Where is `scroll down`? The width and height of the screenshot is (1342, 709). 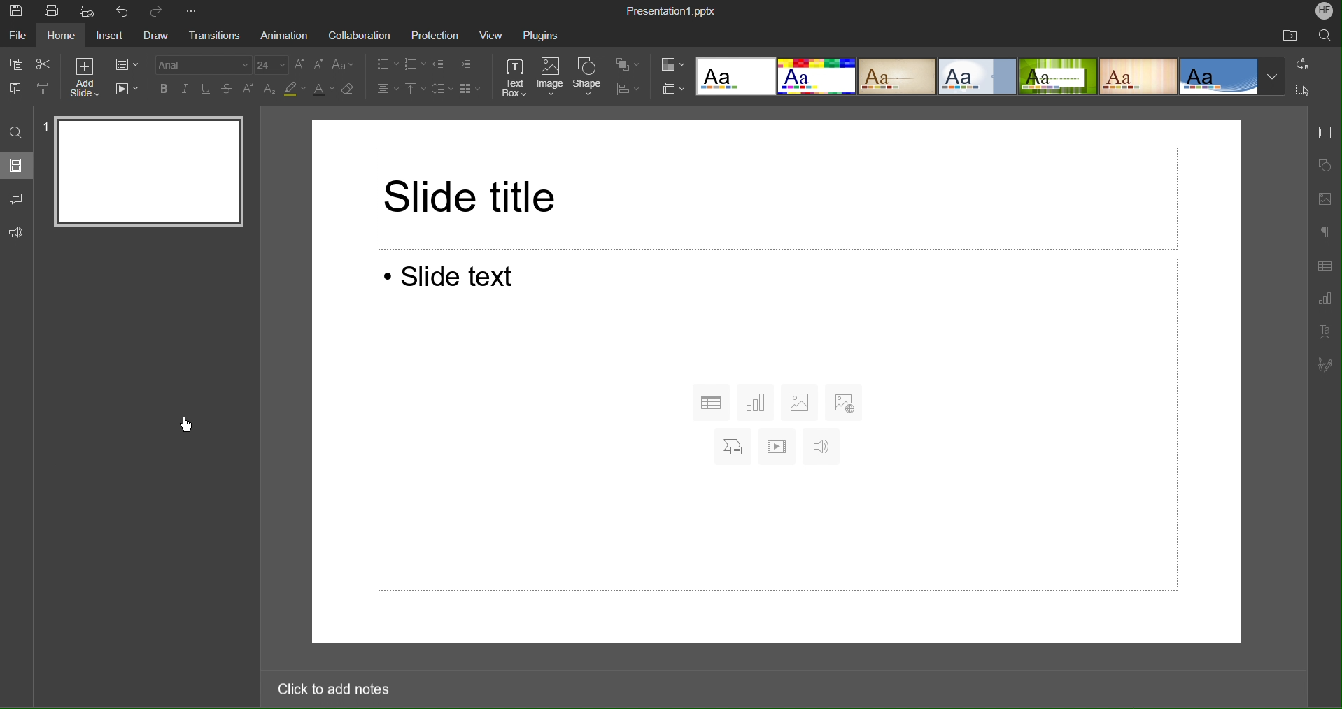
scroll down is located at coordinates (1297, 650).